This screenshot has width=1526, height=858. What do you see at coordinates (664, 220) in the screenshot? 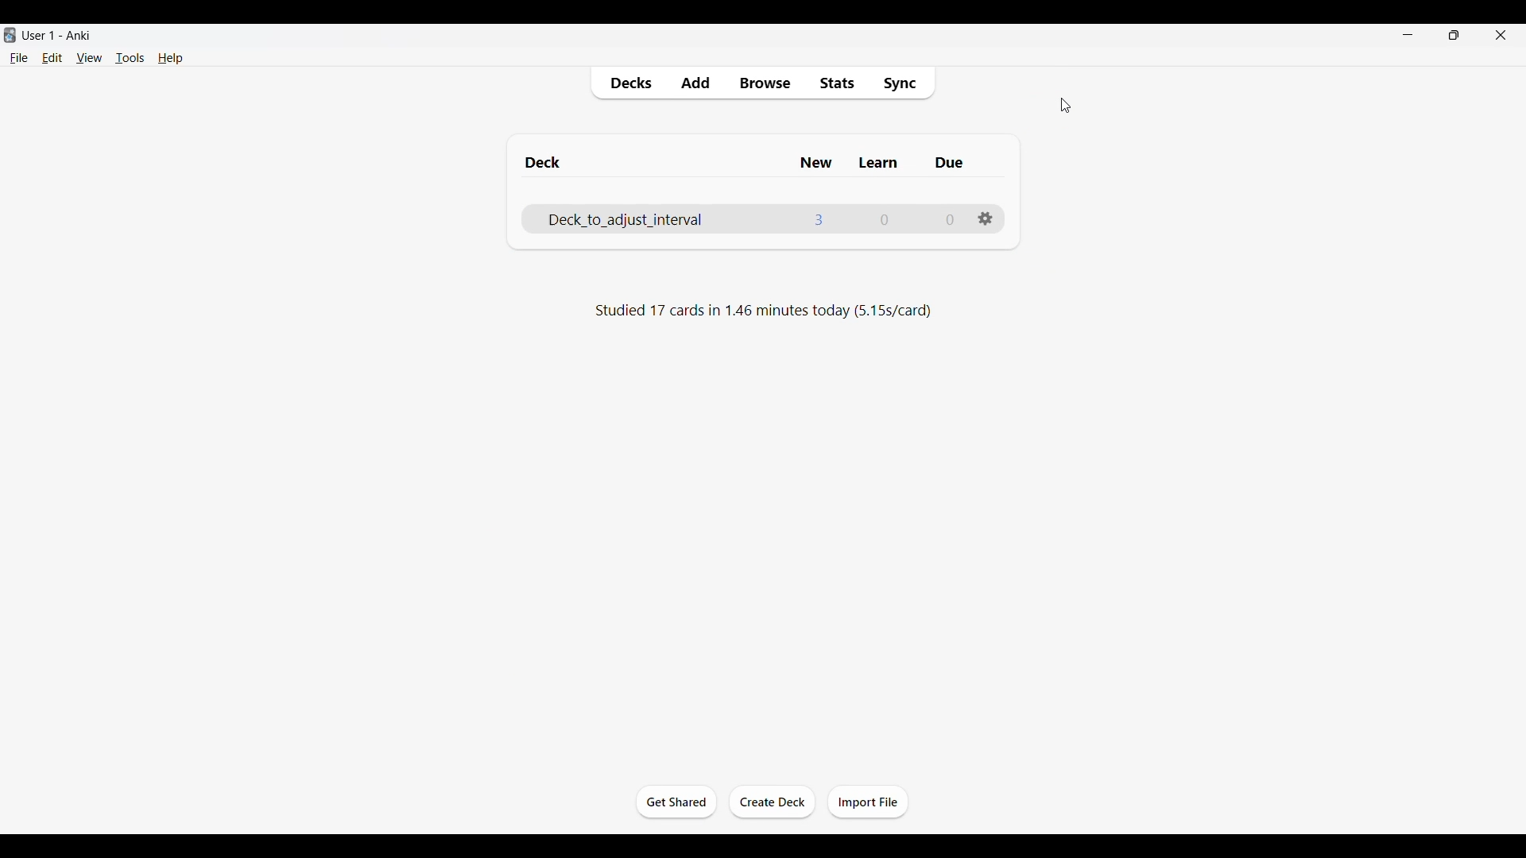
I see `Deck name` at bounding box center [664, 220].